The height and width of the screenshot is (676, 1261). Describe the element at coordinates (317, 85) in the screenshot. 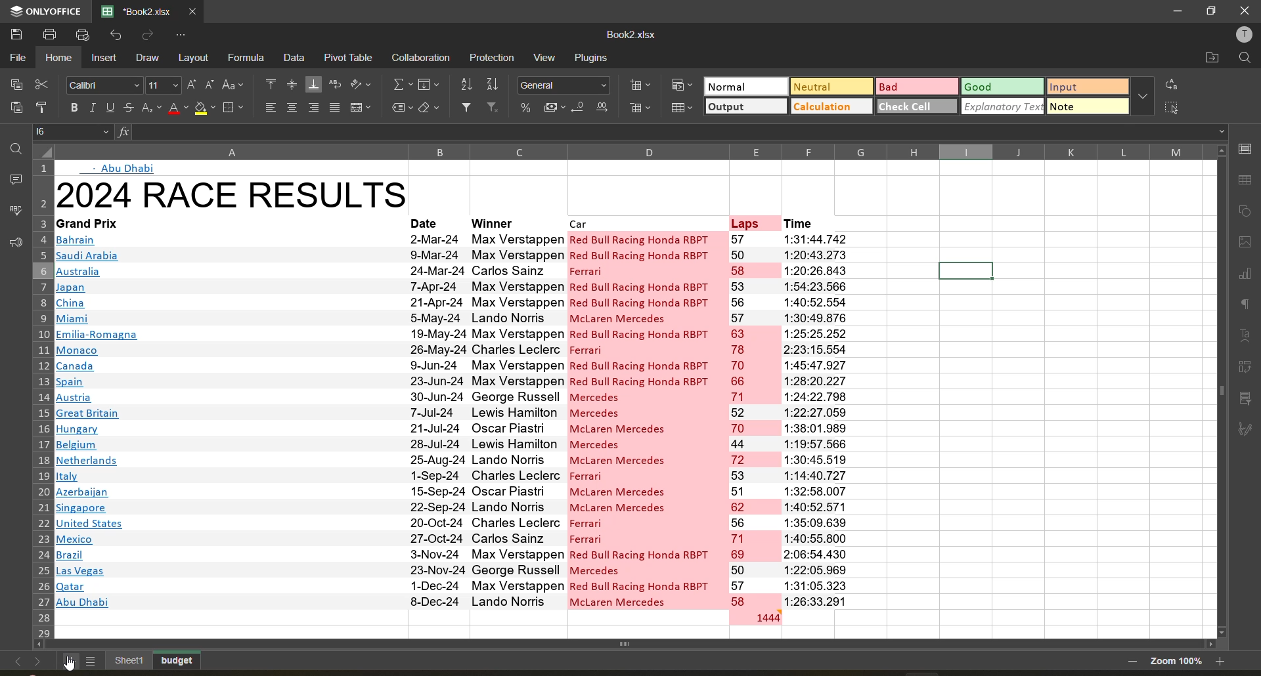

I see `align bottom` at that location.